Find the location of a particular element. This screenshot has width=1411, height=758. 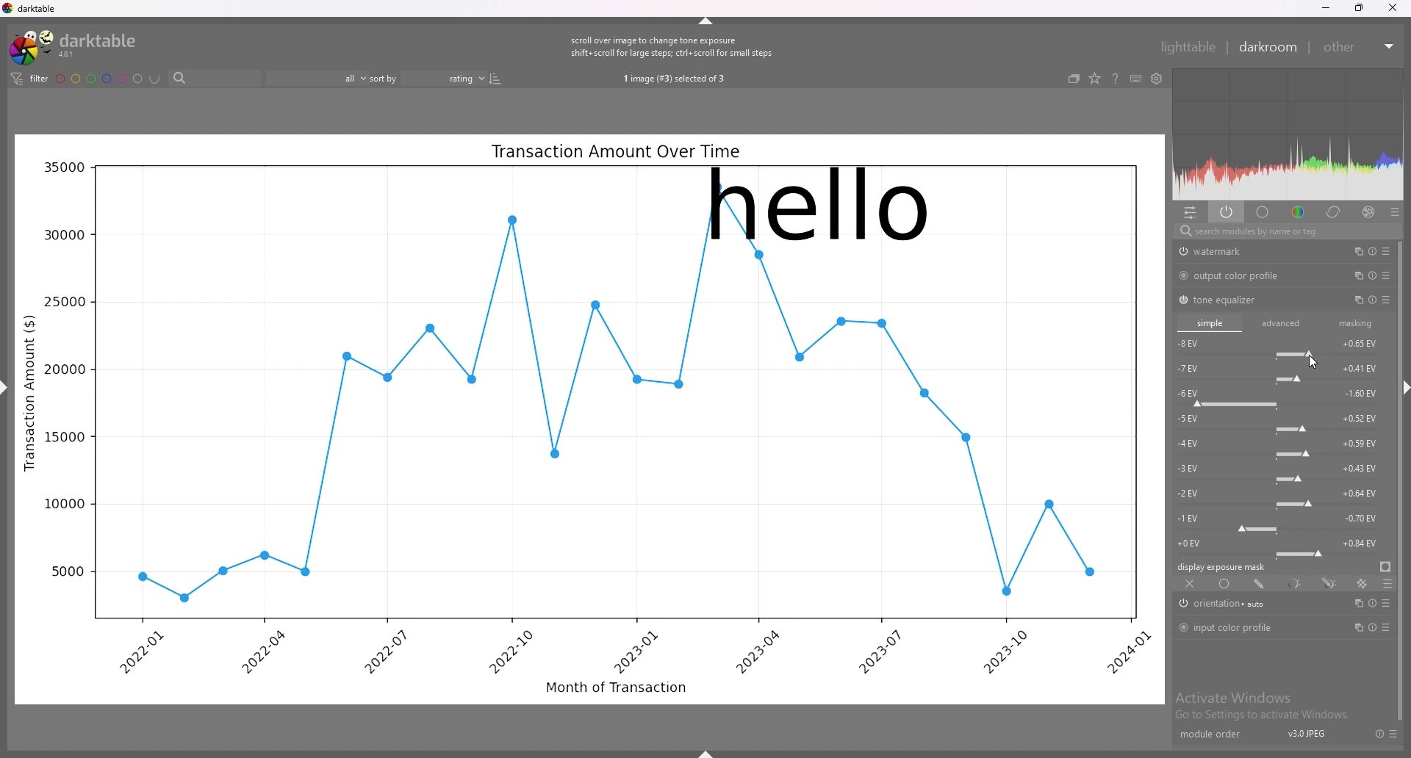

switch off/on is located at coordinates (1182, 300).